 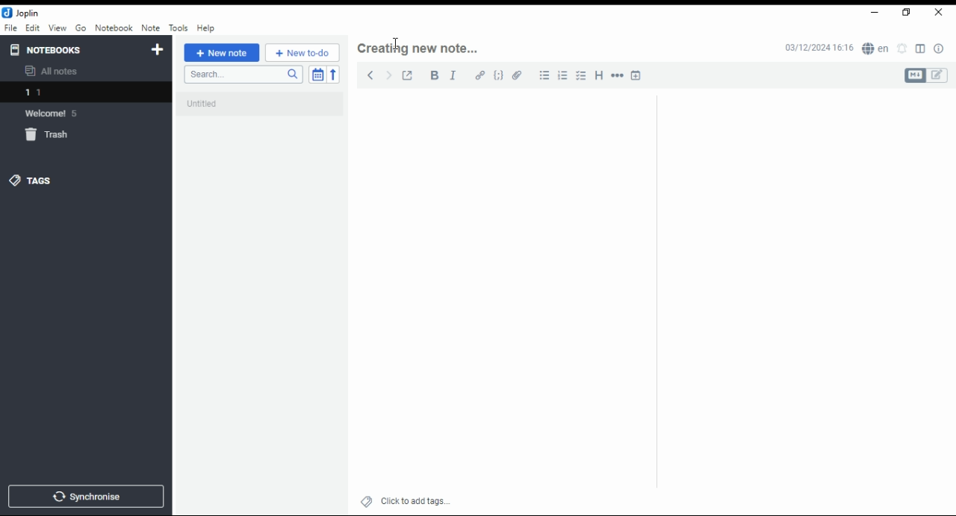 I want to click on file, so click(x=10, y=27).